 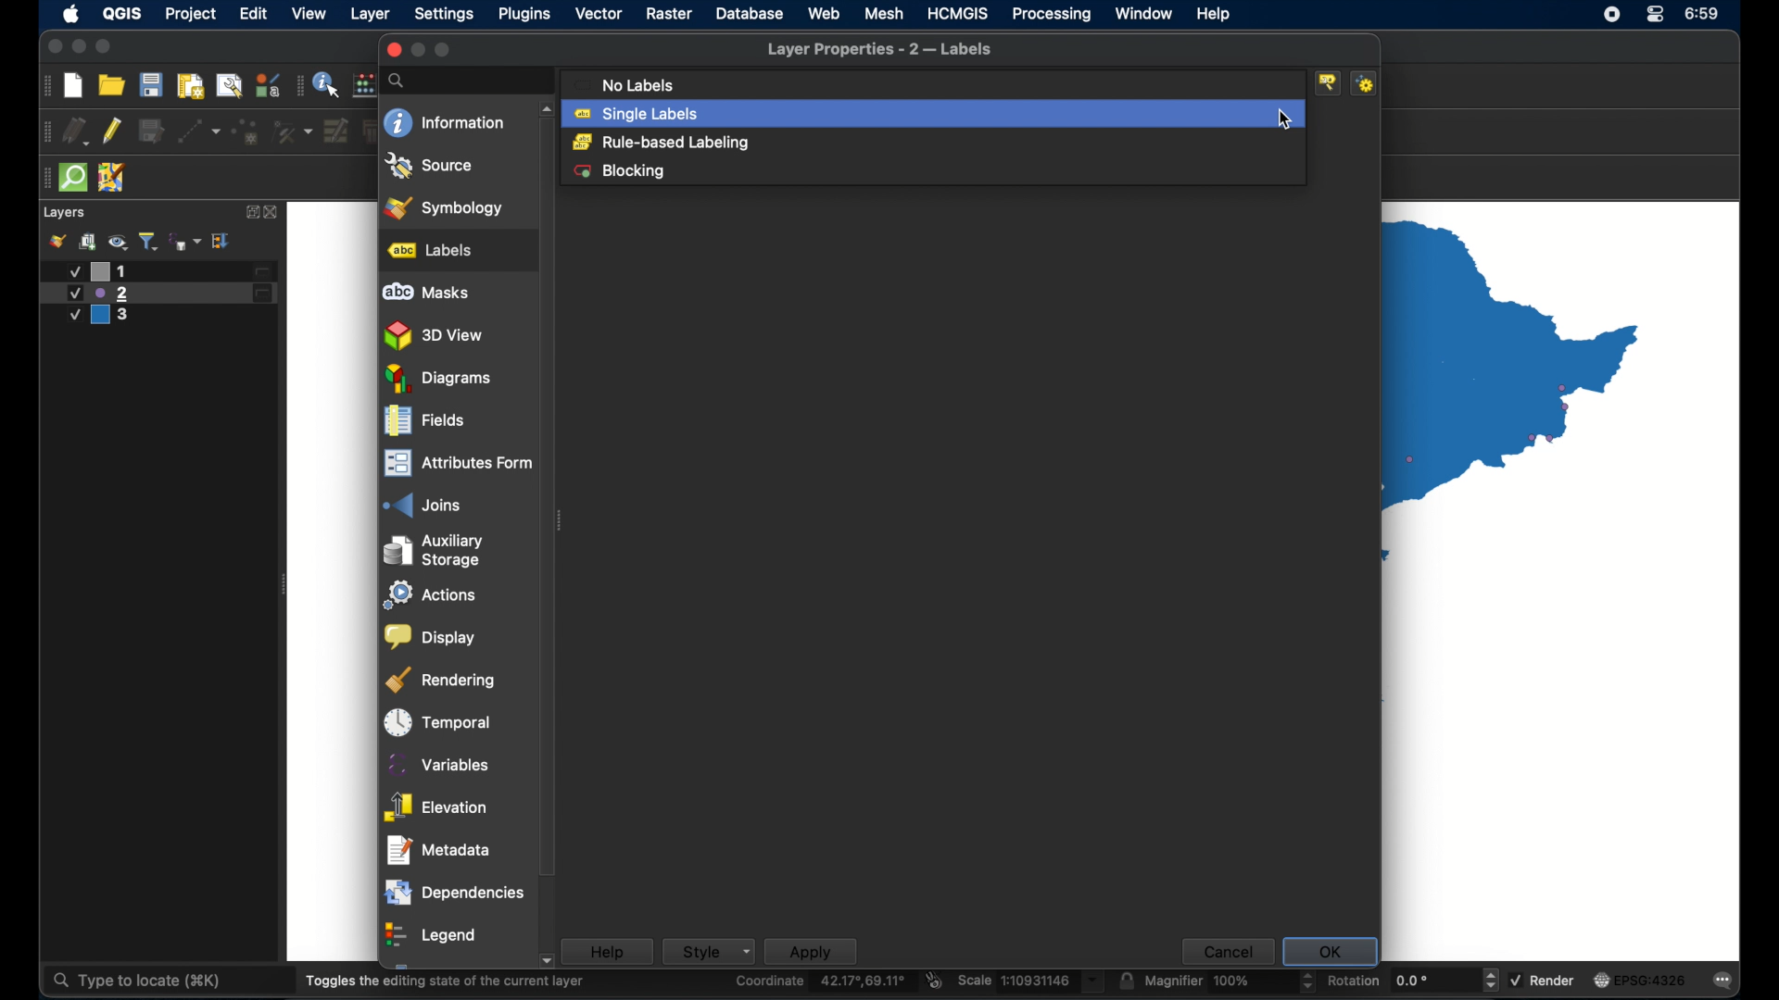 I want to click on minimize, so click(x=78, y=47).